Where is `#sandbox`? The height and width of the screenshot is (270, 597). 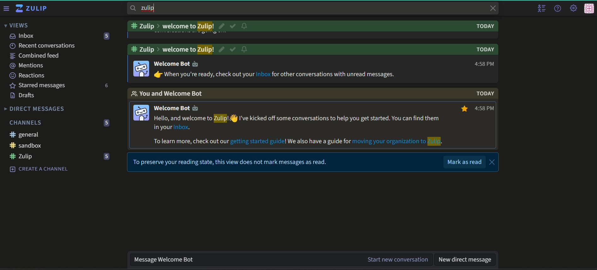 #sandbox is located at coordinates (39, 146).